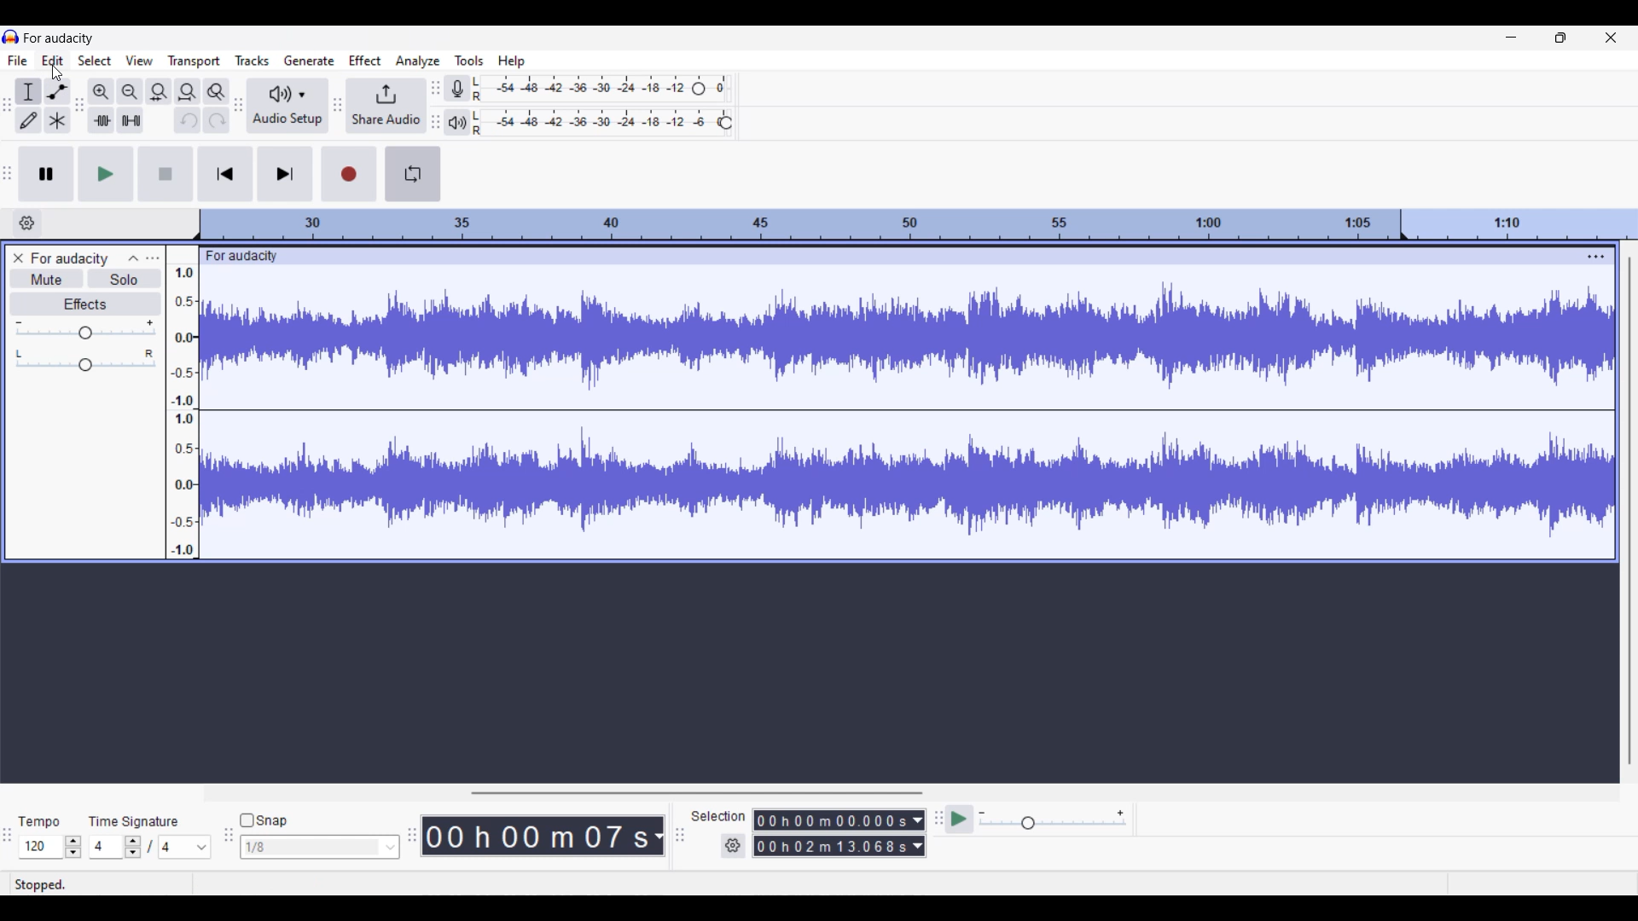 This screenshot has height=921, width=1638. Describe the element at coordinates (1560, 38) in the screenshot. I see `Show in smaller tab` at that location.